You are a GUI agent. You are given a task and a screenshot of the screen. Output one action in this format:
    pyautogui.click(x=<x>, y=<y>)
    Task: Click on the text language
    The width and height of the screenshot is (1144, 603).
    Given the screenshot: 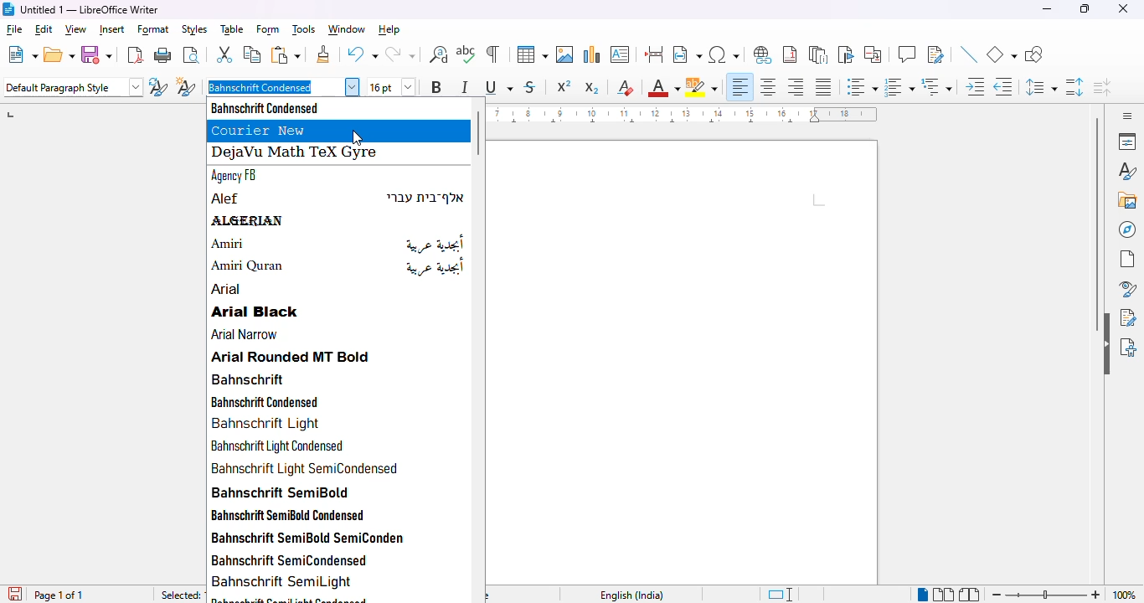 What is the action you would take?
    pyautogui.click(x=628, y=595)
    